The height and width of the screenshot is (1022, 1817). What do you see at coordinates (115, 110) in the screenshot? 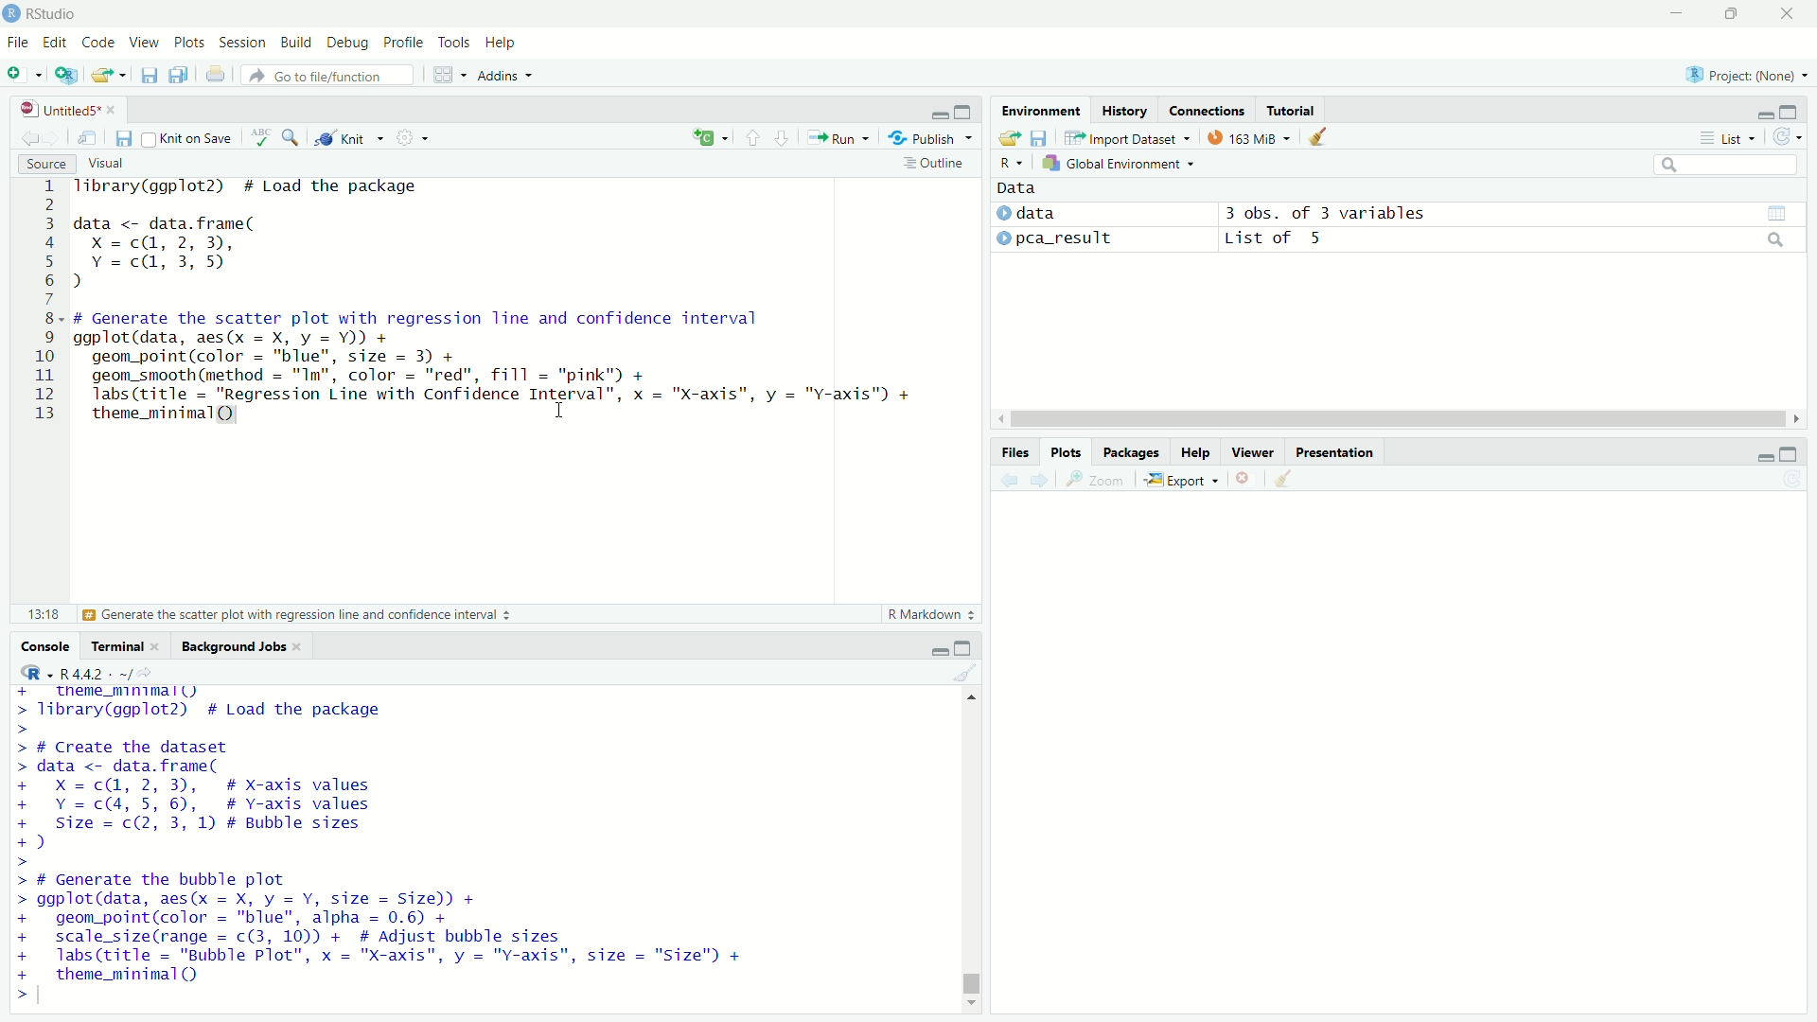
I see `close` at bounding box center [115, 110].